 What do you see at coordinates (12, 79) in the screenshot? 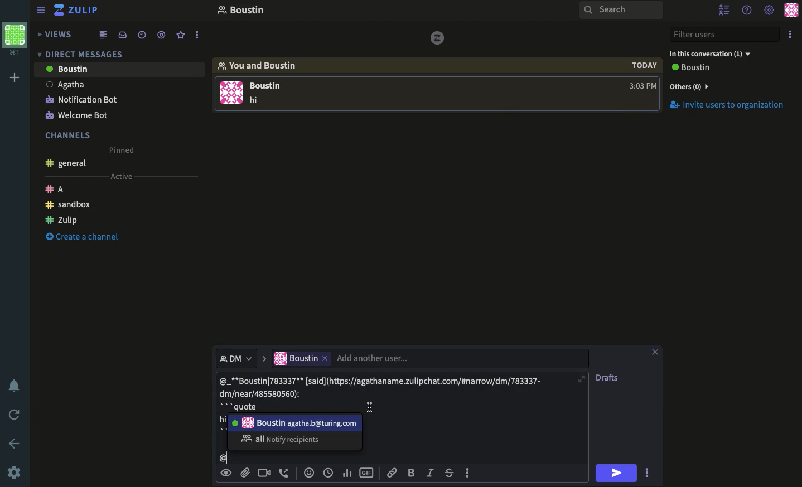
I see `Add` at bounding box center [12, 79].